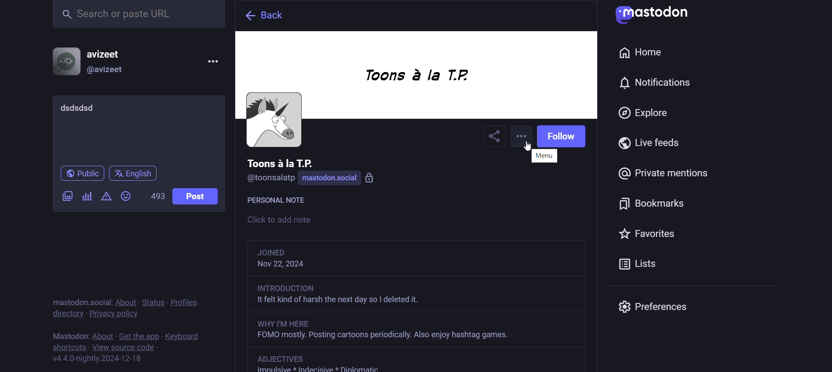 Image resolution: width=832 pixels, height=372 pixels. What do you see at coordinates (68, 197) in the screenshot?
I see `add a image` at bounding box center [68, 197].